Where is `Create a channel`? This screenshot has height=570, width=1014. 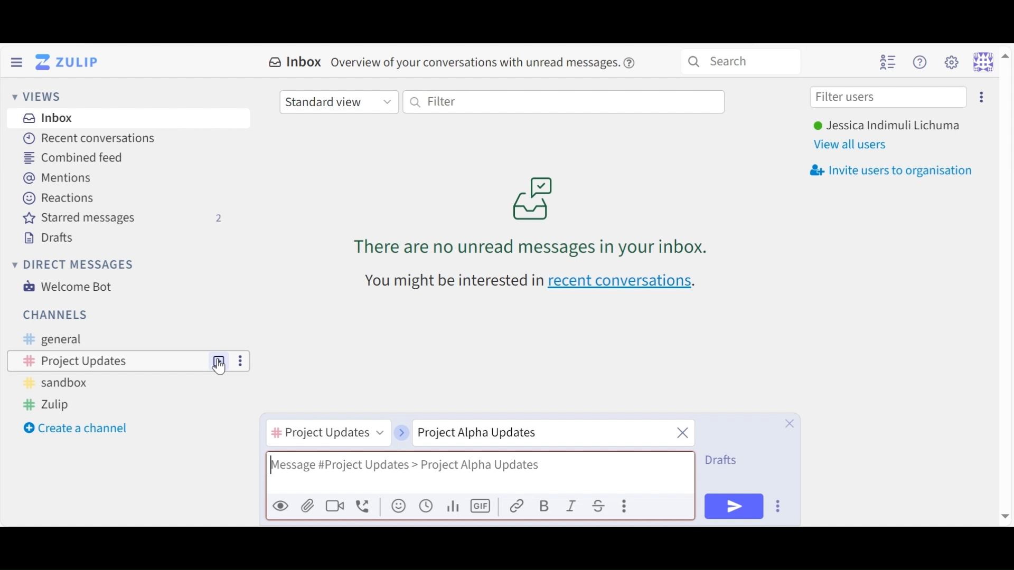 Create a channel is located at coordinates (78, 429).